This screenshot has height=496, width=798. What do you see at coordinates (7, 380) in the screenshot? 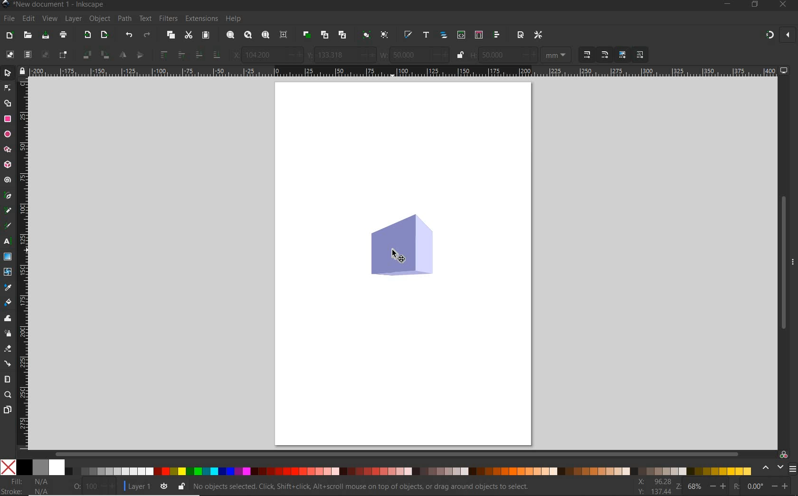
I see `measure tool` at bounding box center [7, 380].